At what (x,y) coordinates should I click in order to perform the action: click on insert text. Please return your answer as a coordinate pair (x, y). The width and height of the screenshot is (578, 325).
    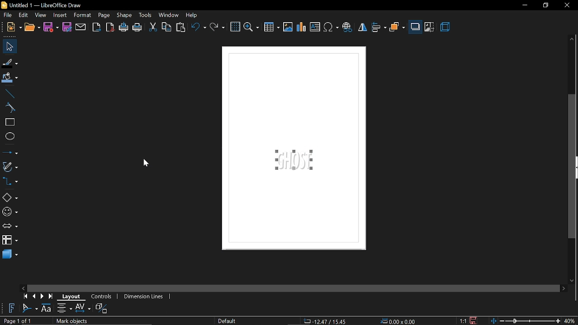
    Looking at the image, I should click on (316, 27).